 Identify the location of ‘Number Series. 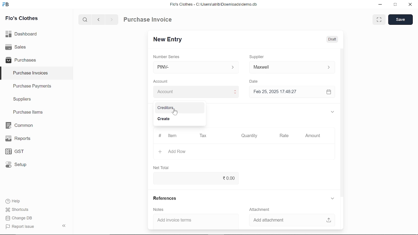
(169, 56).